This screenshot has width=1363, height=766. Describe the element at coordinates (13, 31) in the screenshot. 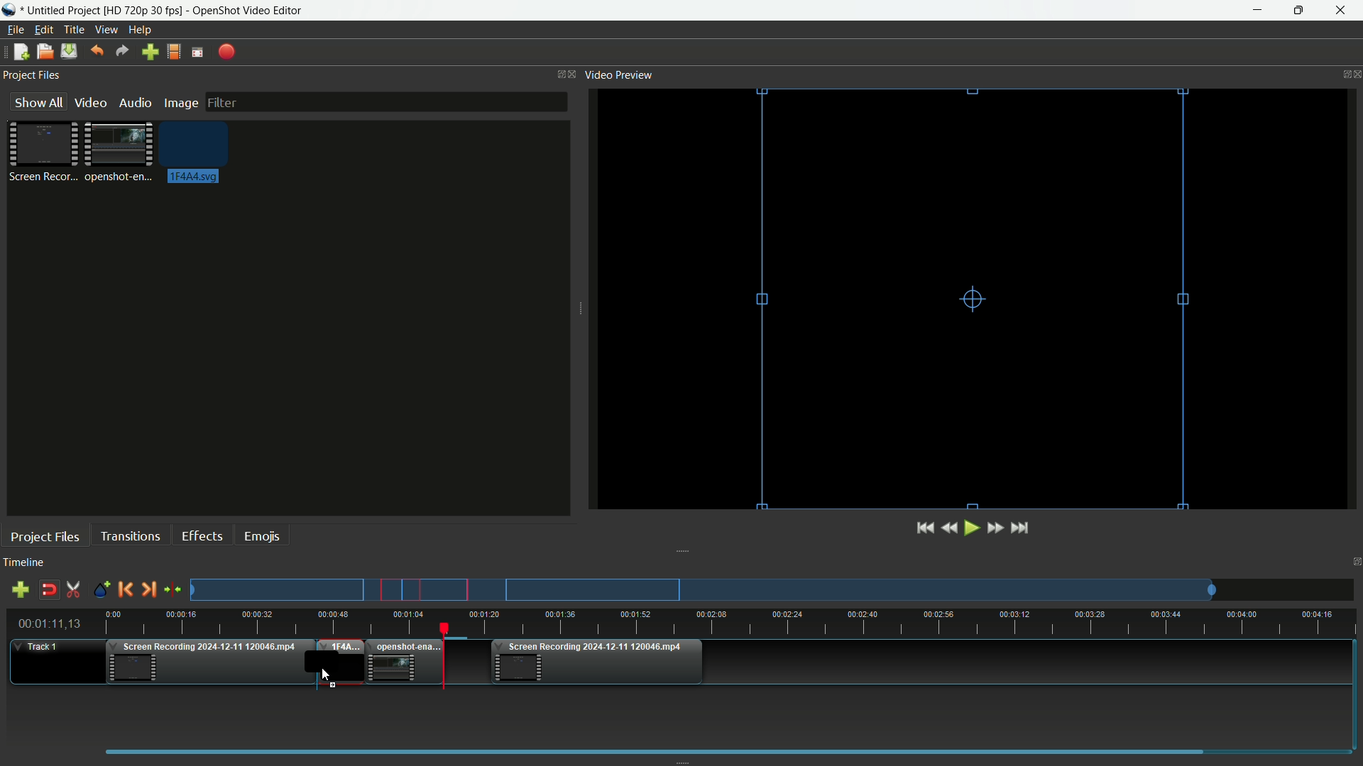

I see `File menu` at that location.